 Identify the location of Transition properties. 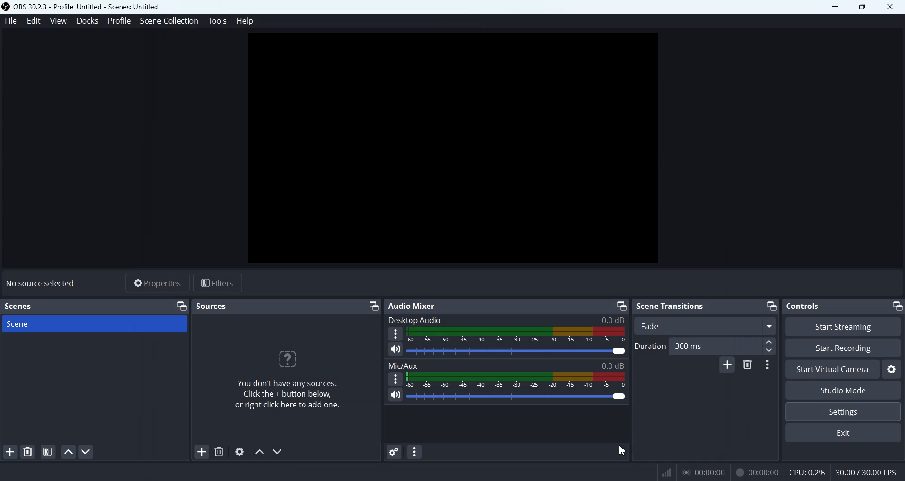
(768, 365).